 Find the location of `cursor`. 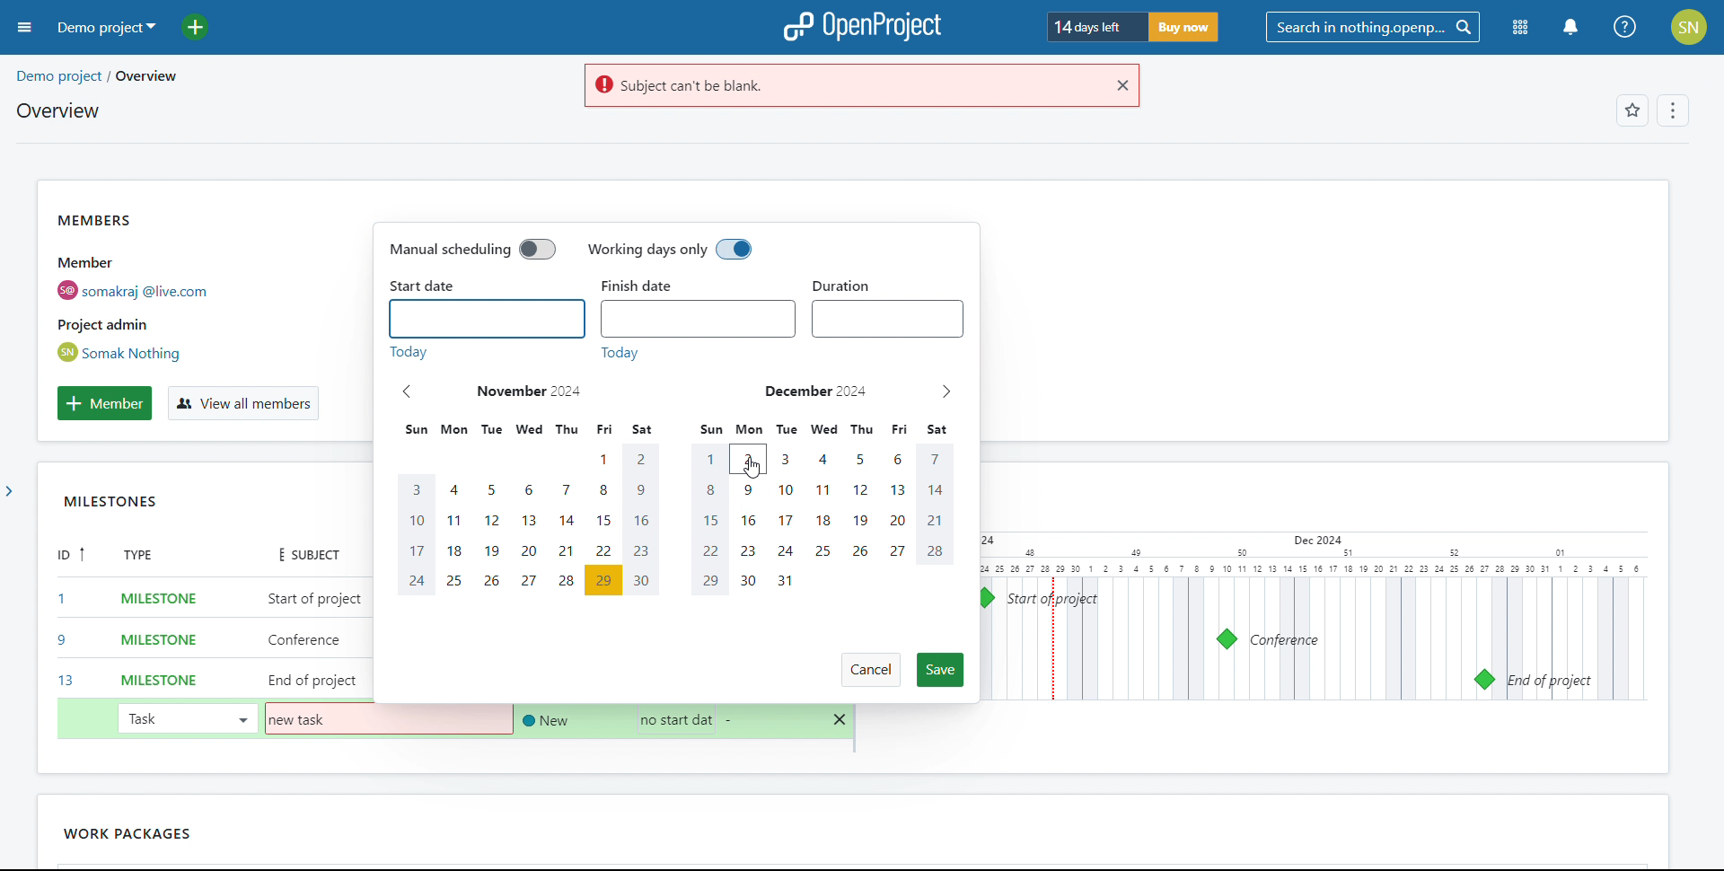

cursor is located at coordinates (756, 468).